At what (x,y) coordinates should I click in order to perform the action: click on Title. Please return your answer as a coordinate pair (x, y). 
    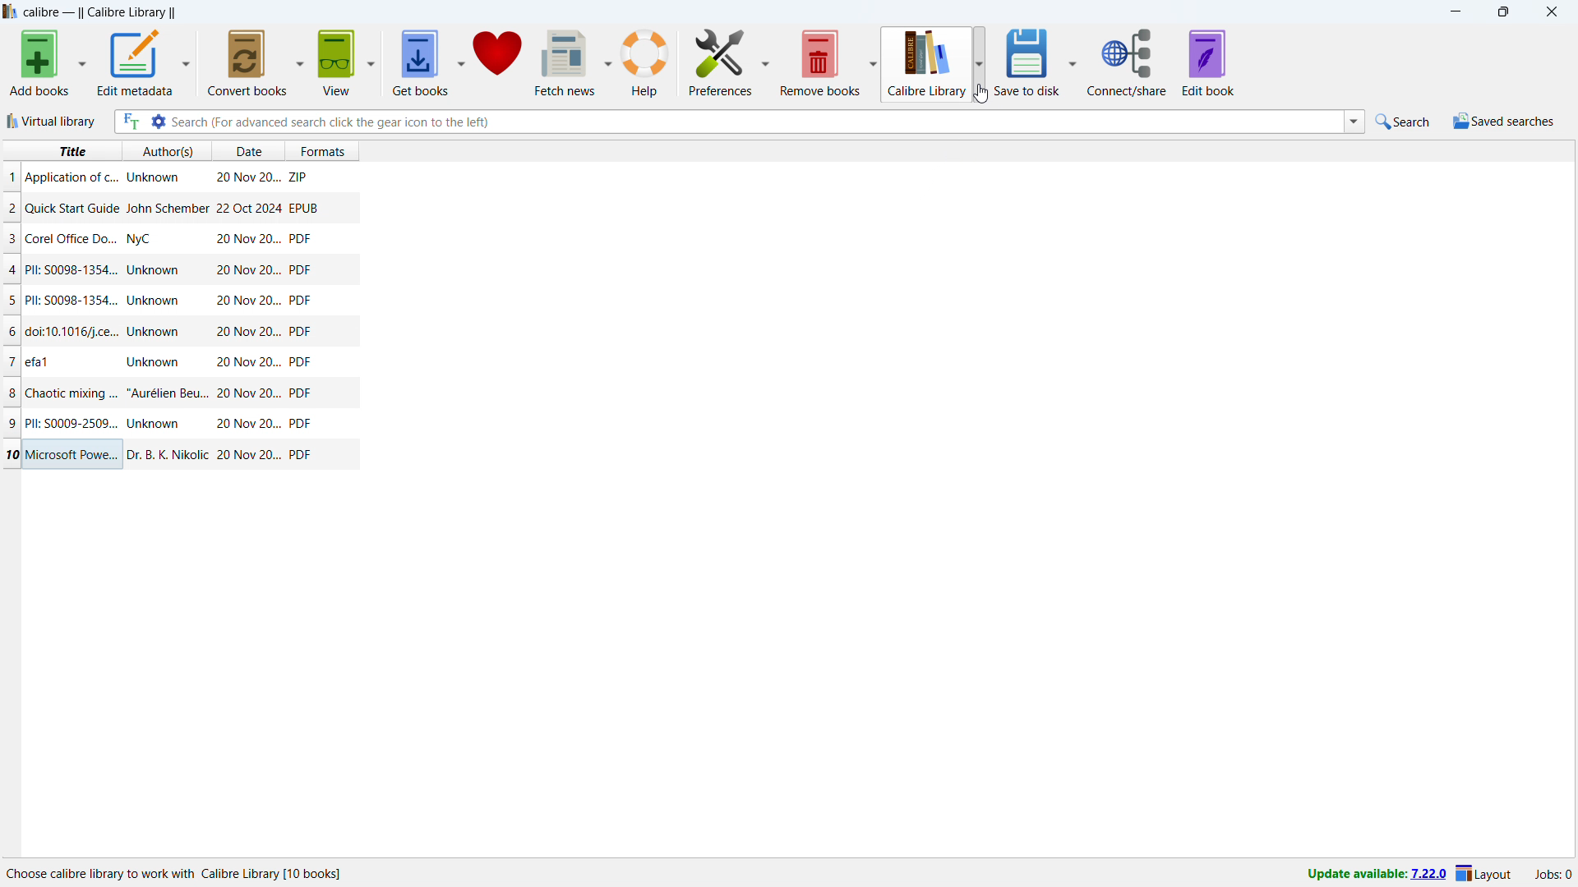
    Looking at the image, I should click on (74, 333).